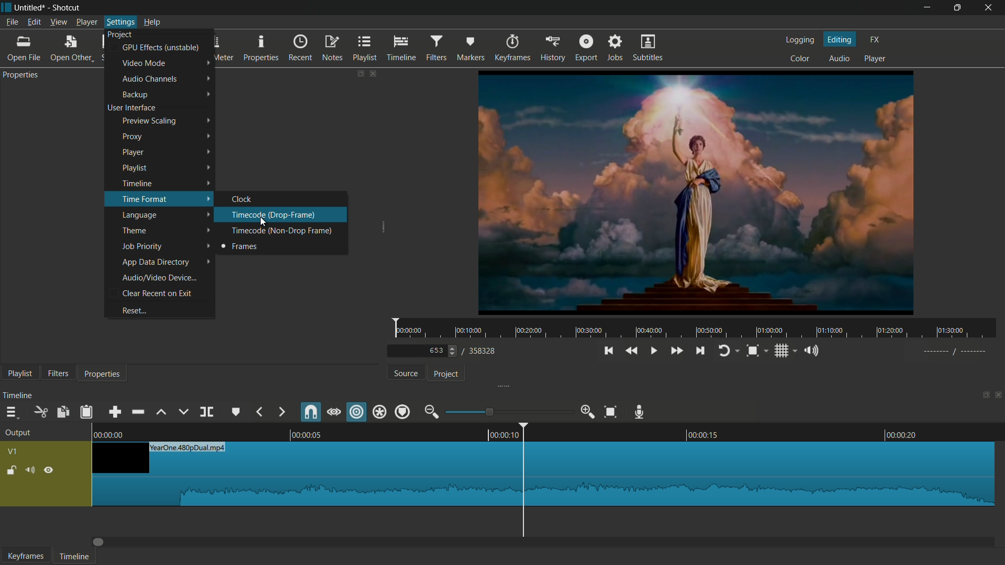 This screenshot has width=1005, height=565. I want to click on 0.00.00, so click(108, 434).